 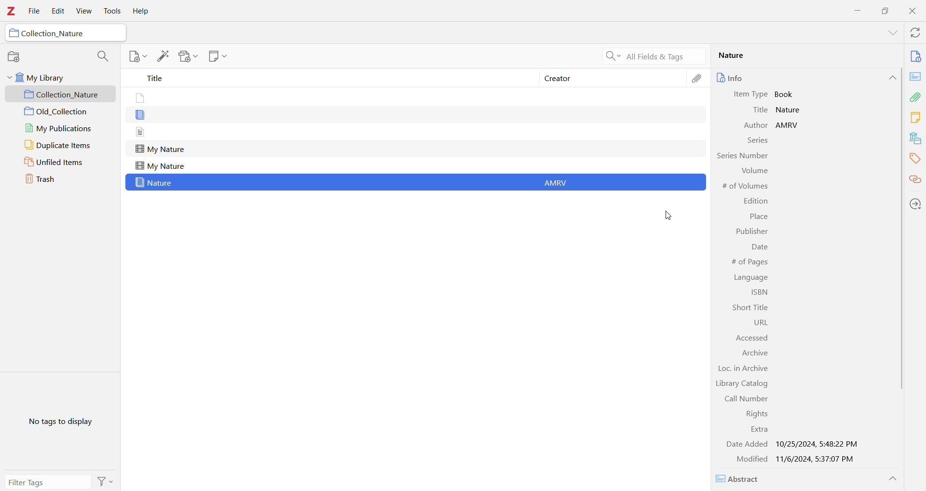 What do you see at coordinates (856, 10) in the screenshot?
I see `Minimize` at bounding box center [856, 10].